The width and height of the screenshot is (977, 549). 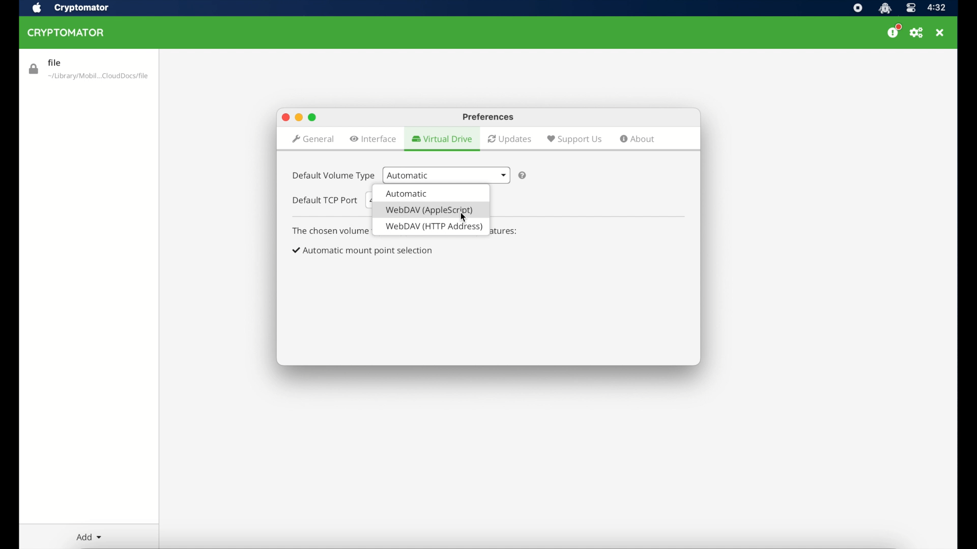 What do you see at coordinates (429, 209) in the screenshot?
I see `volume type` at bounding box center [429, 209].